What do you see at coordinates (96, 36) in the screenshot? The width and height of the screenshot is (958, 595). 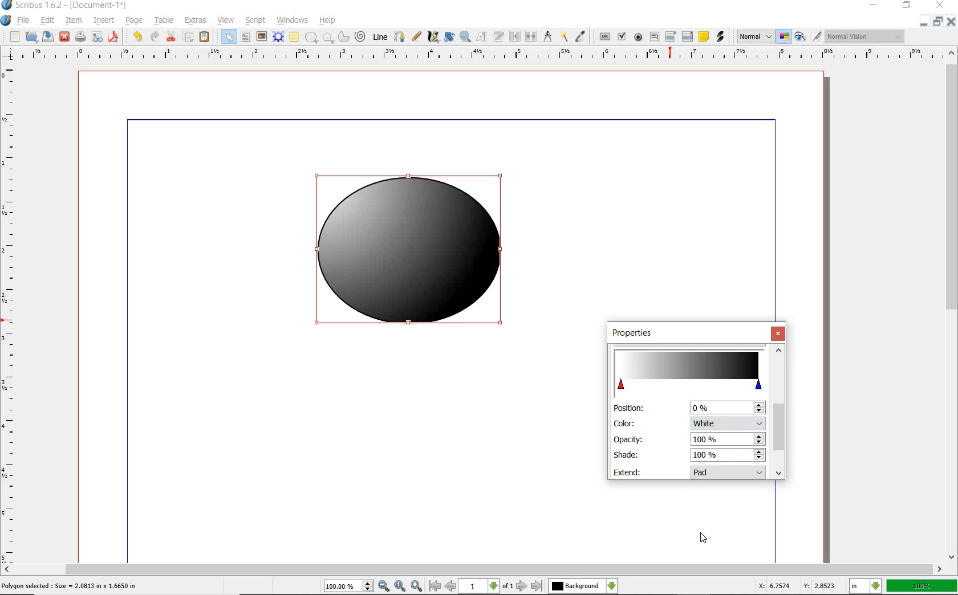 I see `PREFLIGHT VERIFIER` at bounding box center [96, 36].